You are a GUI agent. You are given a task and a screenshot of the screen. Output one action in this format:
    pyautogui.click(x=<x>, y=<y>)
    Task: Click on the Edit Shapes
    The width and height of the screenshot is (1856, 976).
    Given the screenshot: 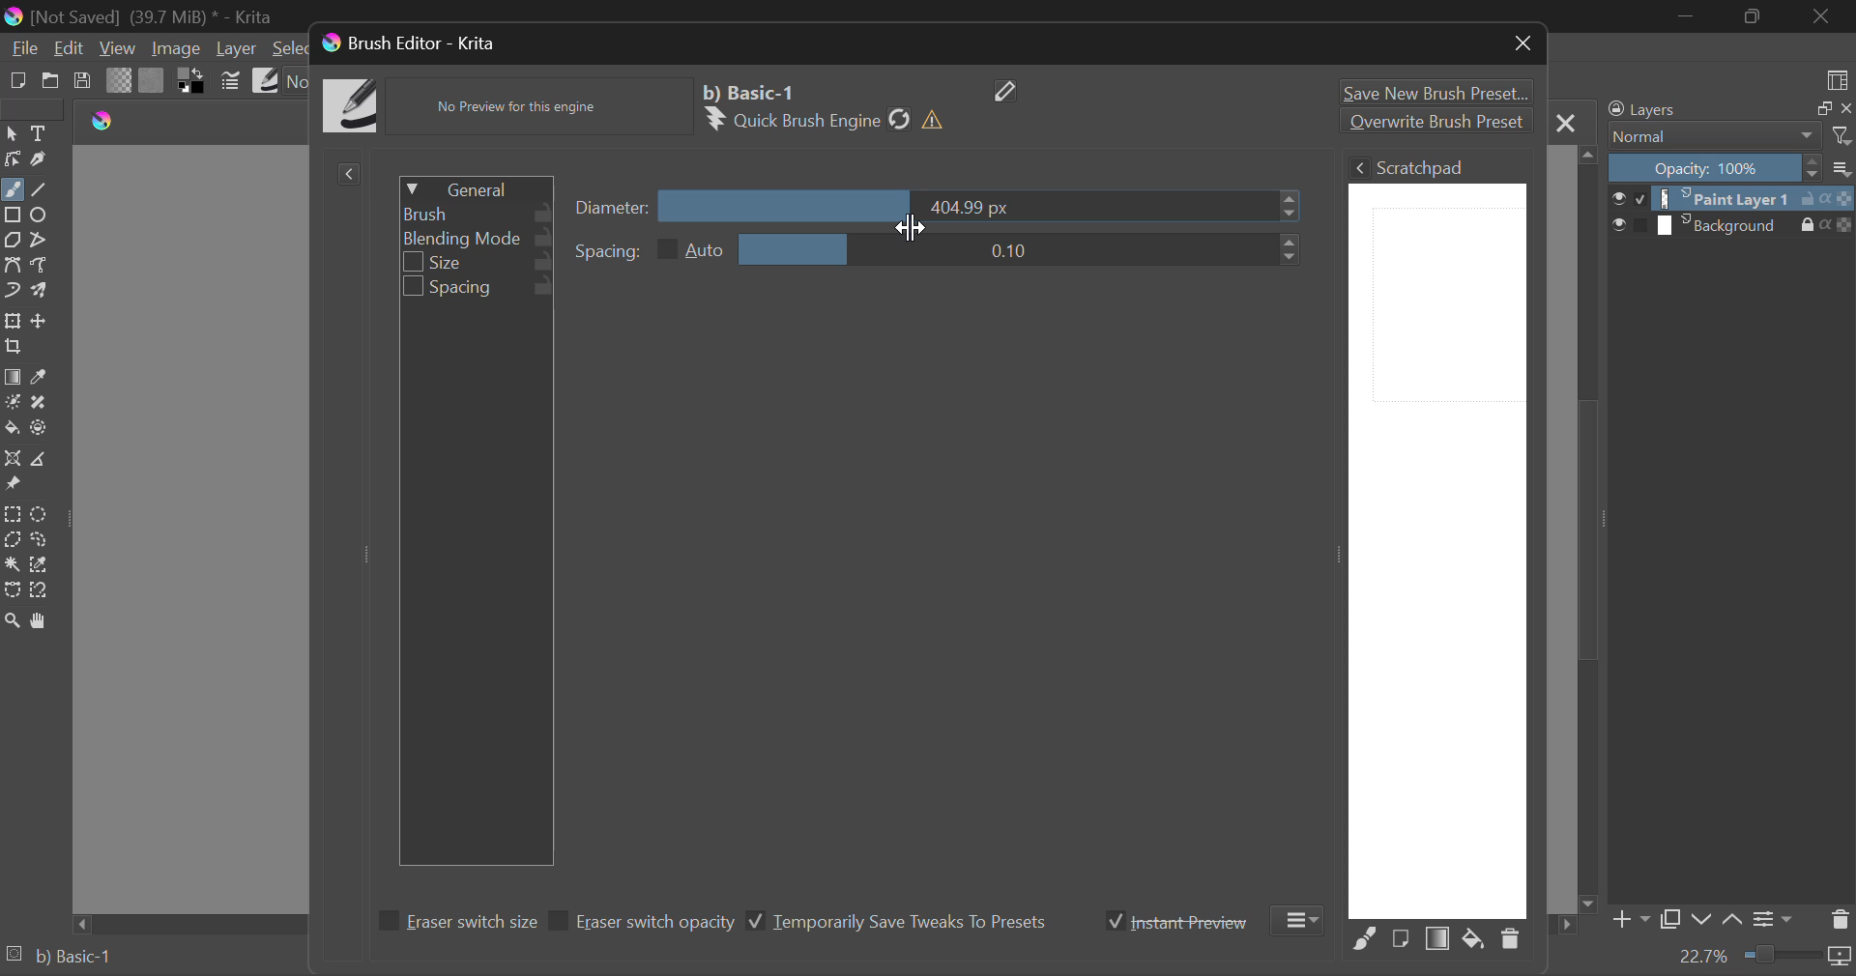 What is the action you would take?
    pyautogui.click(x=12, y=158)
    